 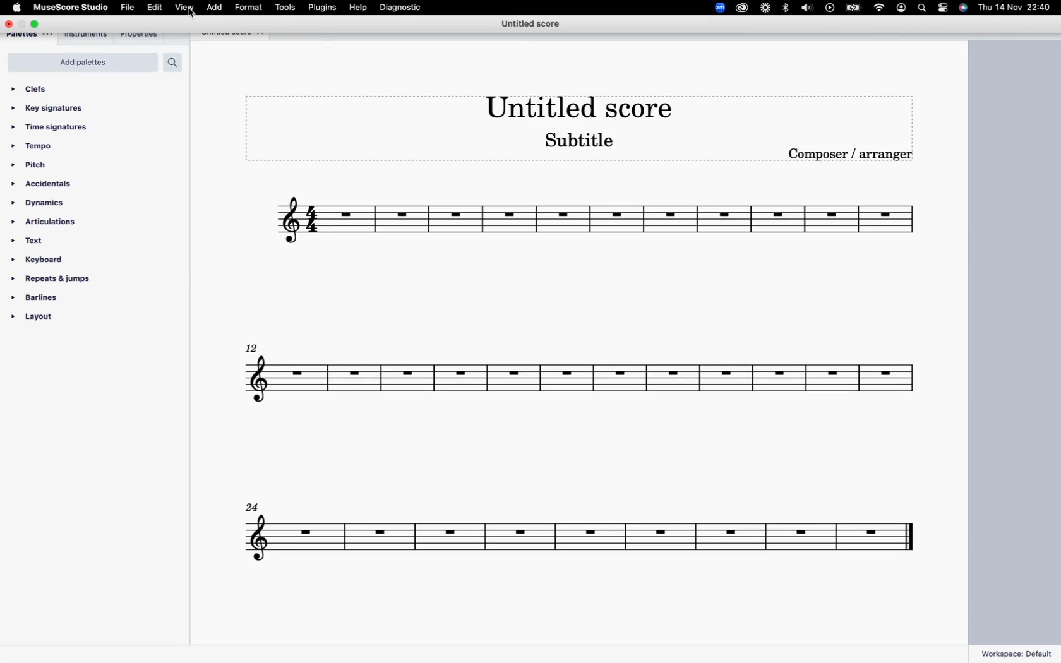 I want to click on score title, so click(x=222, y=35).